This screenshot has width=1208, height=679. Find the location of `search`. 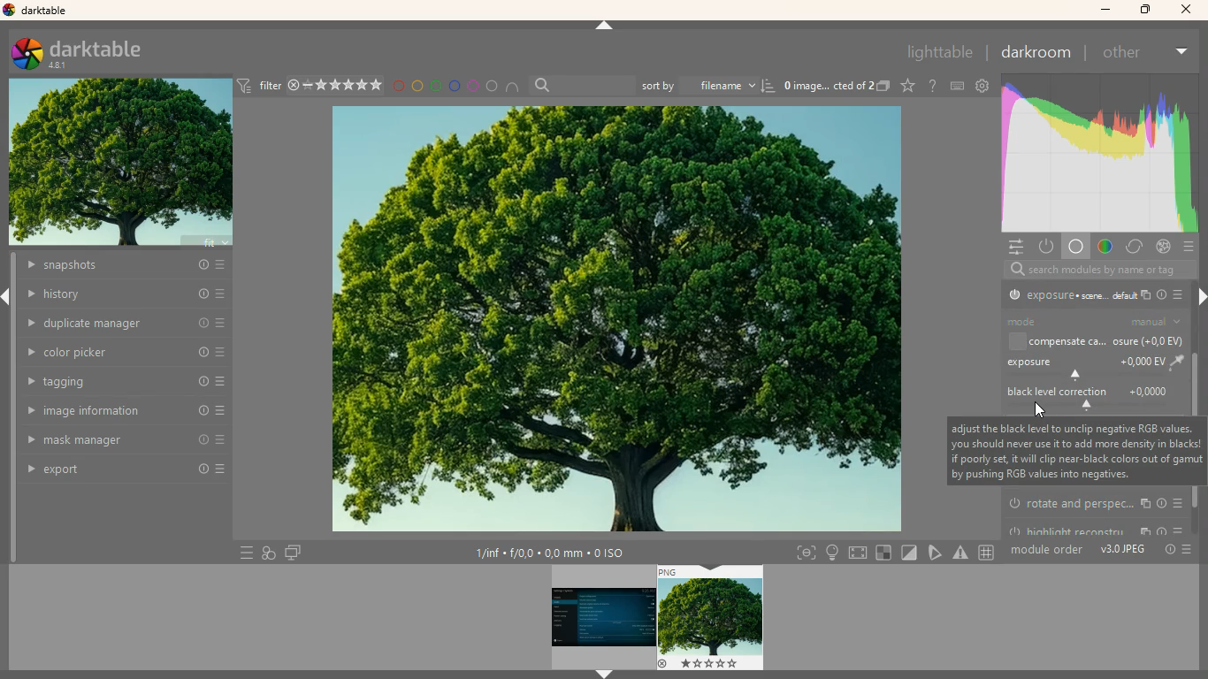

search is located at coordinates (1095, 269).